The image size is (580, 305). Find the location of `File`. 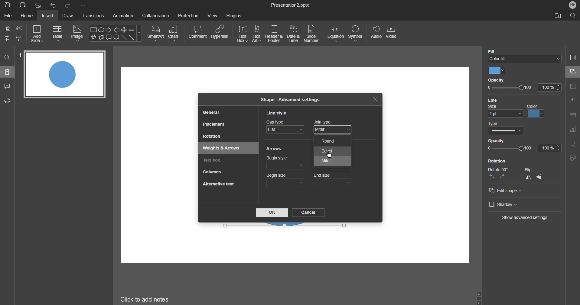

File is located at coordinates (8, 16).